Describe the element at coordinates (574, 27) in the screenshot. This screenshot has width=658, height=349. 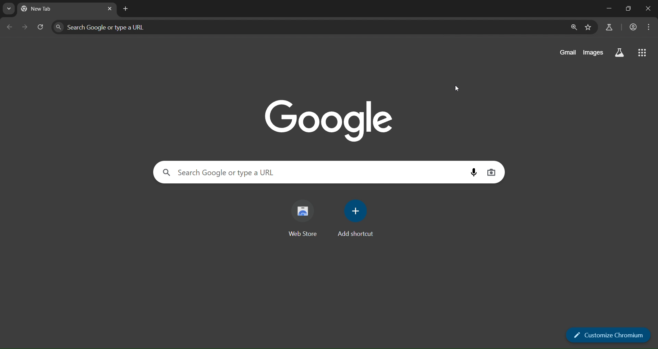
I see `zoom ` at that location.